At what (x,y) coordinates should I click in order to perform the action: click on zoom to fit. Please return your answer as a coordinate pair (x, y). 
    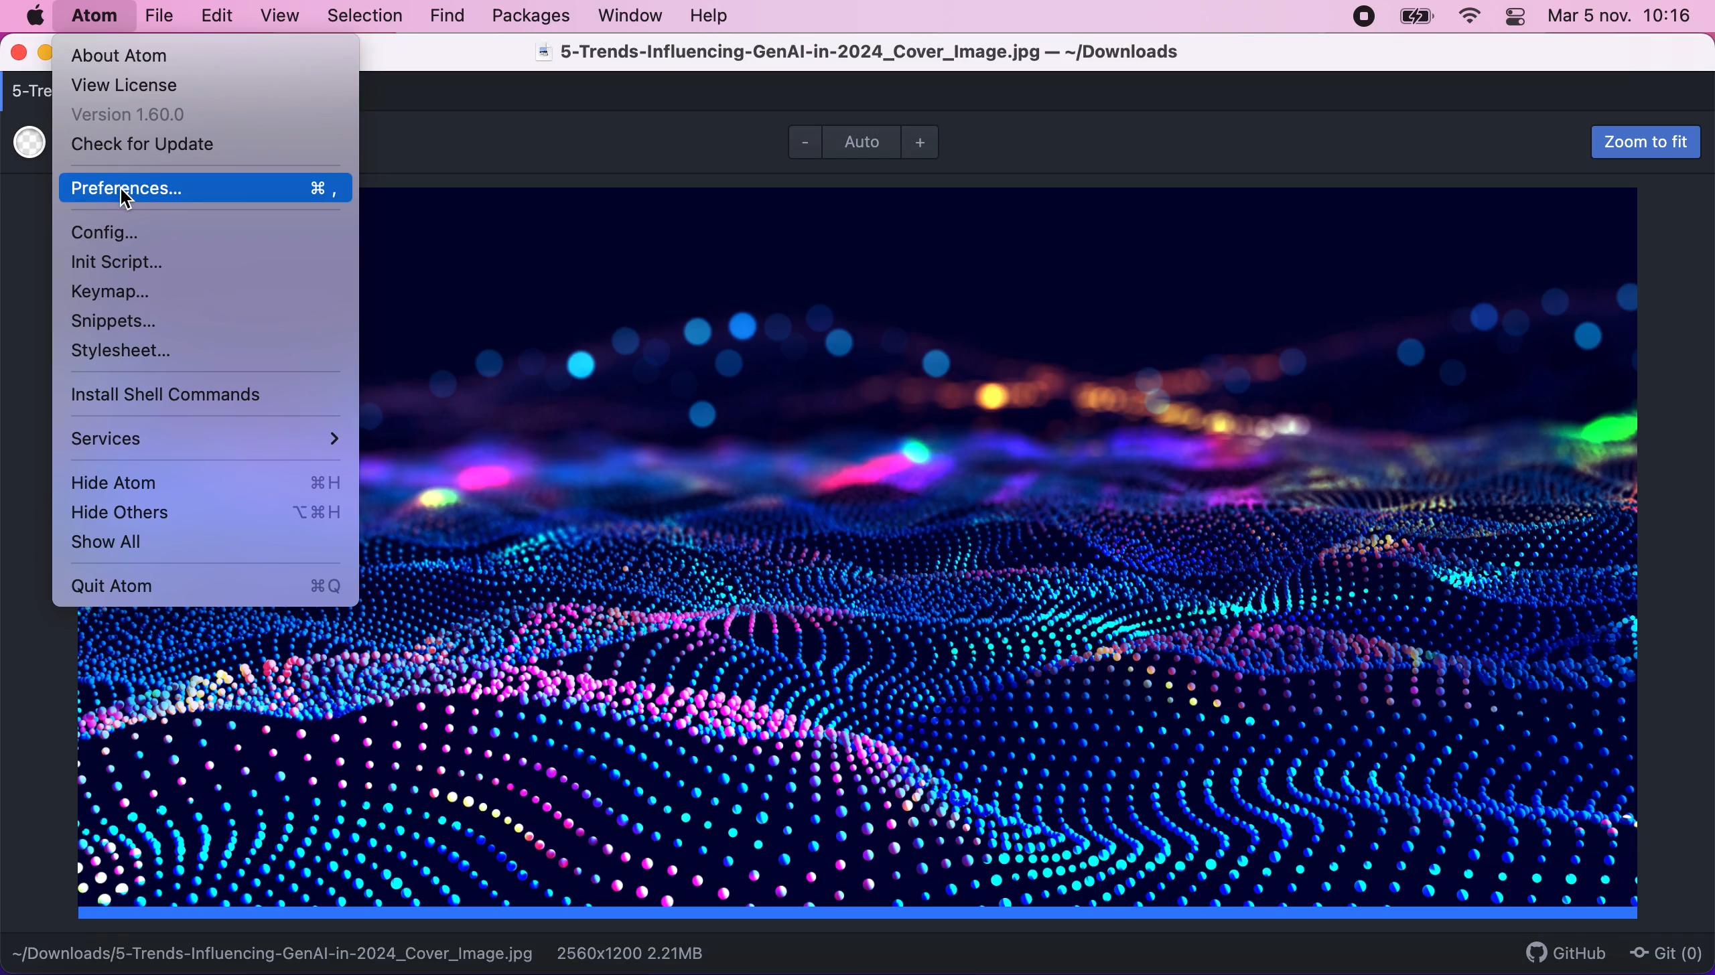
    Looking at the image, I should click on (1638, 143).